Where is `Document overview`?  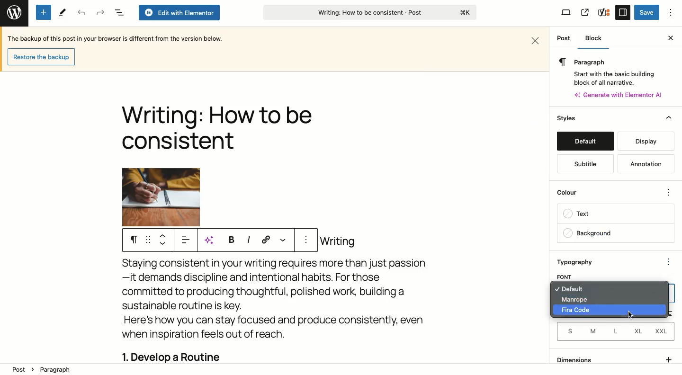
Document overview is located at coordinates (119, 13).